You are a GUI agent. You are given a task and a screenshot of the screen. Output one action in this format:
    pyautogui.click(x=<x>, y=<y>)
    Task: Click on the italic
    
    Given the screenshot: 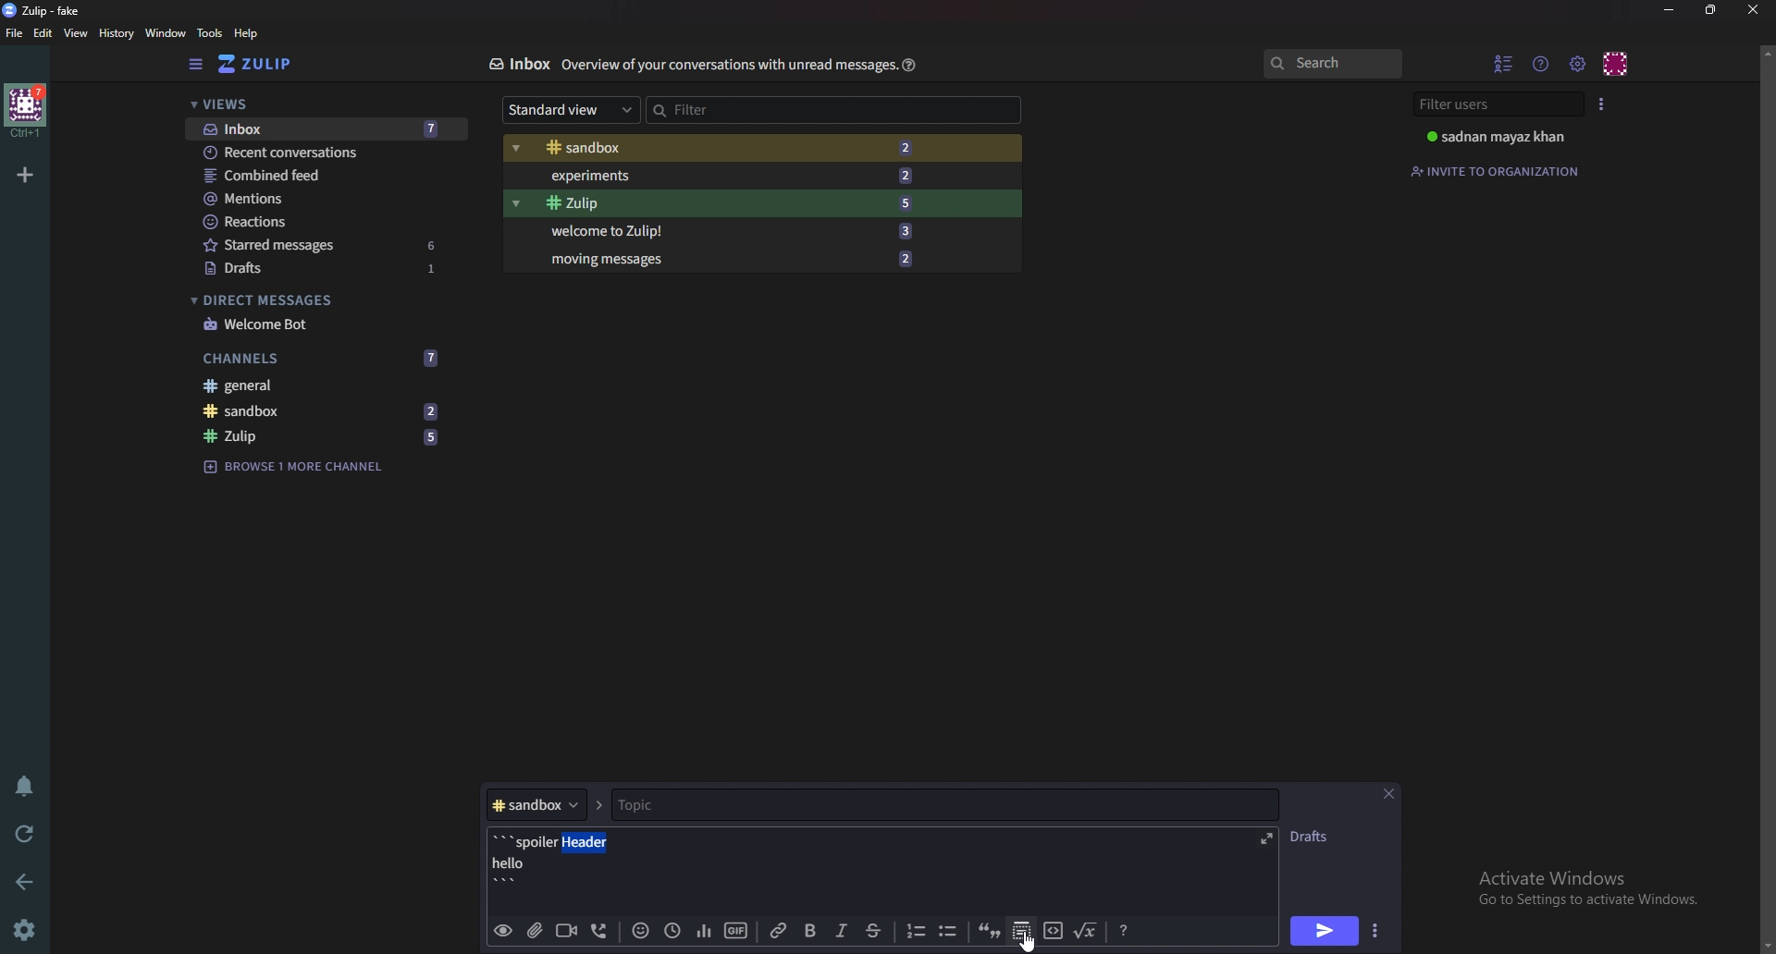 What is the action you would take?
    pyautogui.click(x=842, y=930)
    